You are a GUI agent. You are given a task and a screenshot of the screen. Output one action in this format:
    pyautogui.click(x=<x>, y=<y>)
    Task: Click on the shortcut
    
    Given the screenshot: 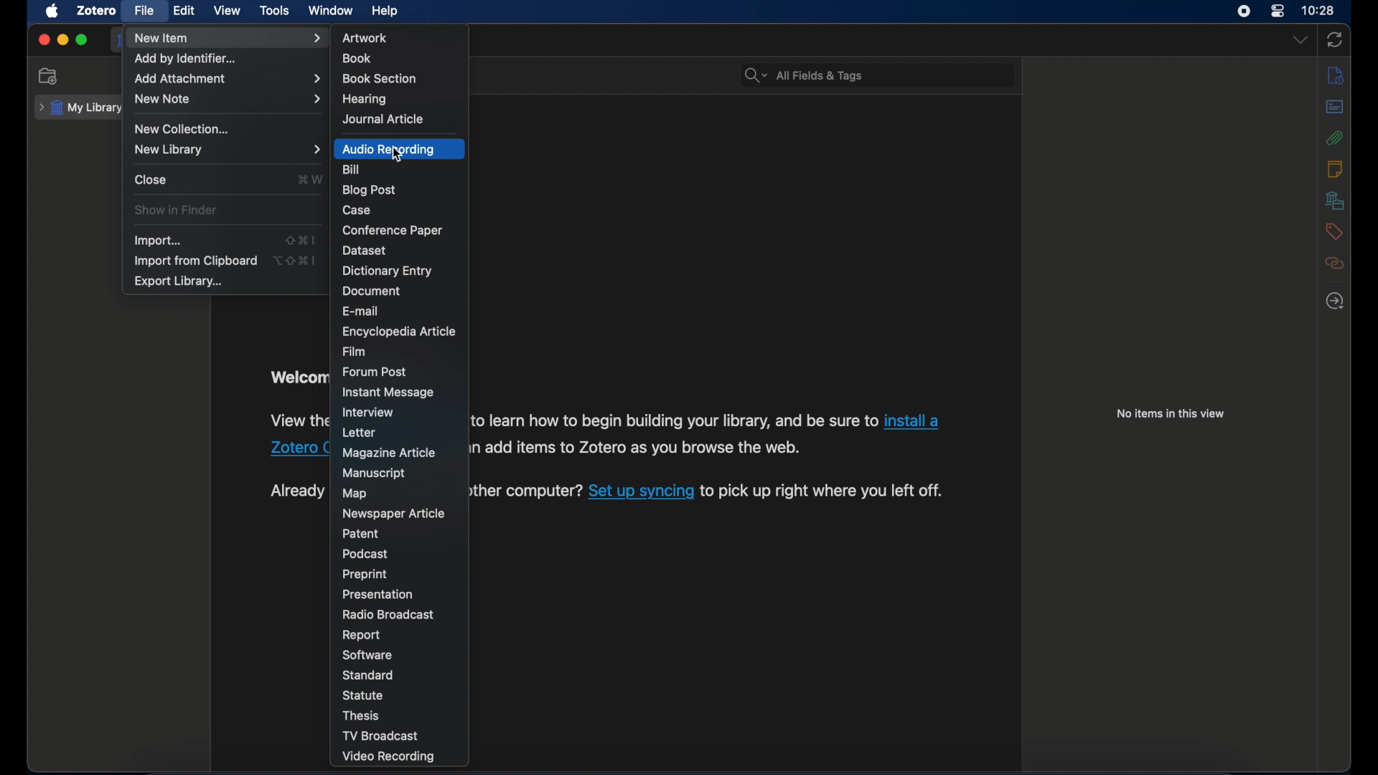 What is the action you would take?
    pyautogui.click(x=307, y=179)
    